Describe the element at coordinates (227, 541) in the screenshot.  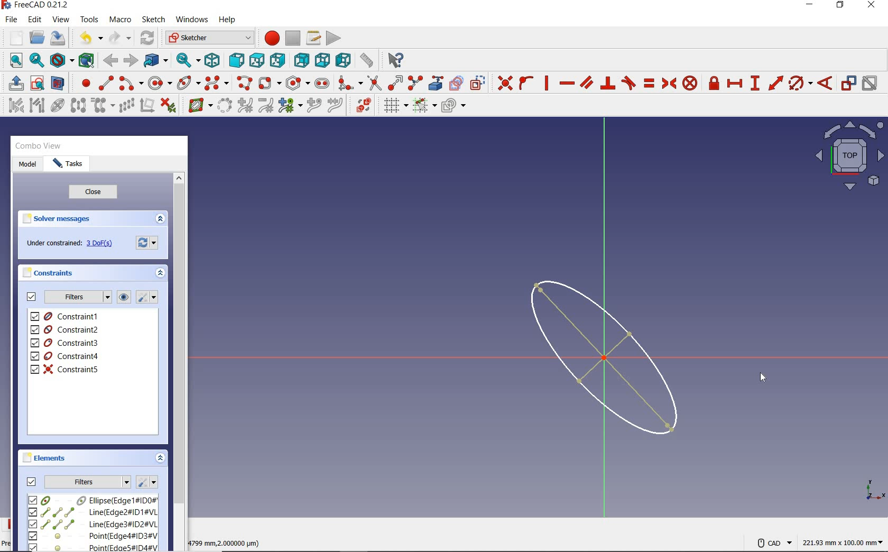
I see `cursor coordinates` at that location.